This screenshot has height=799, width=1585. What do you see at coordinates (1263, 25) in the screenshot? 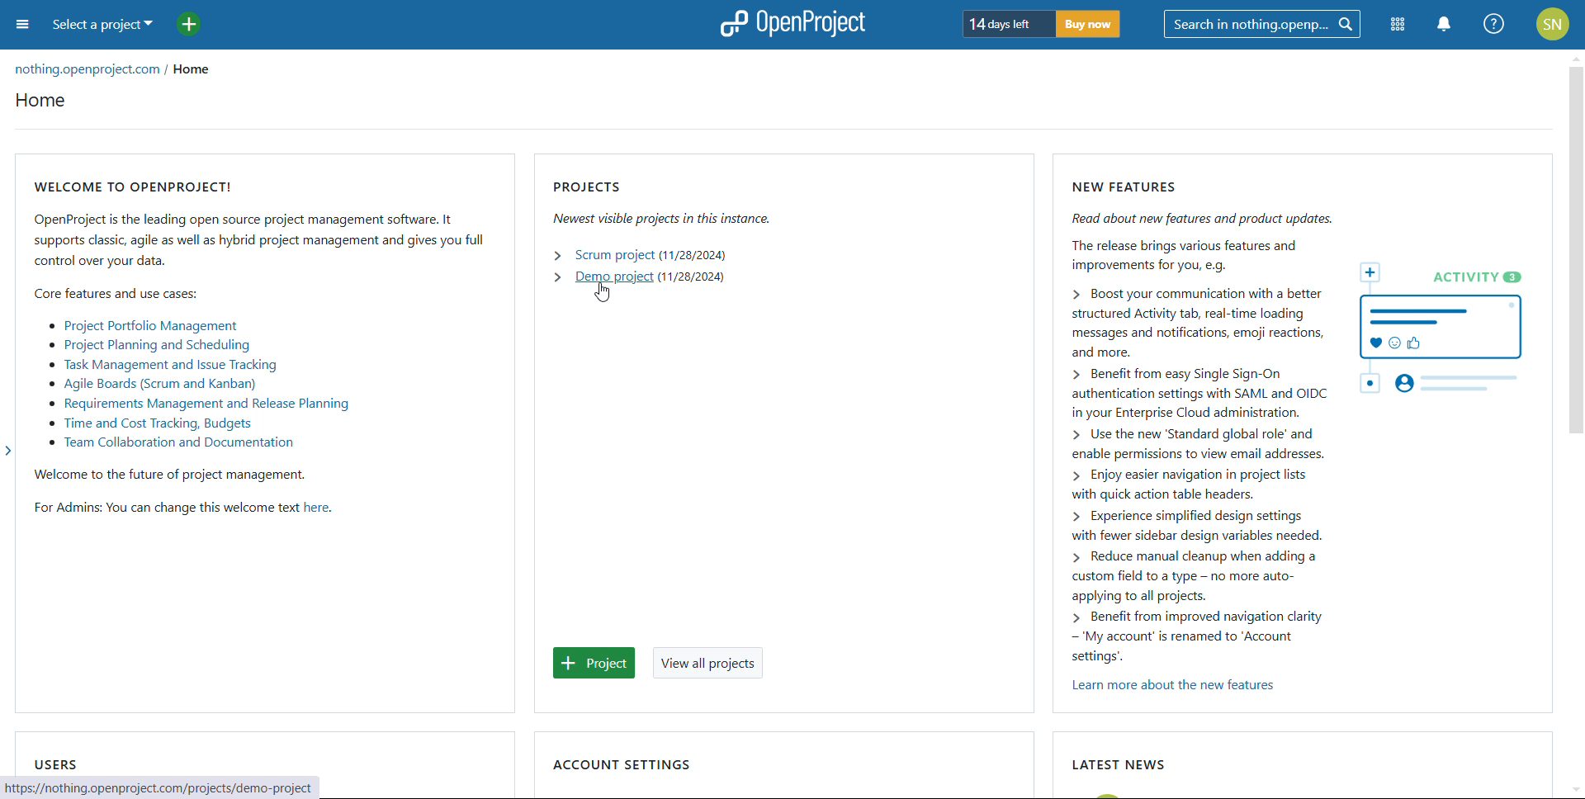
I see `search` at bounding box center [1263, 25].